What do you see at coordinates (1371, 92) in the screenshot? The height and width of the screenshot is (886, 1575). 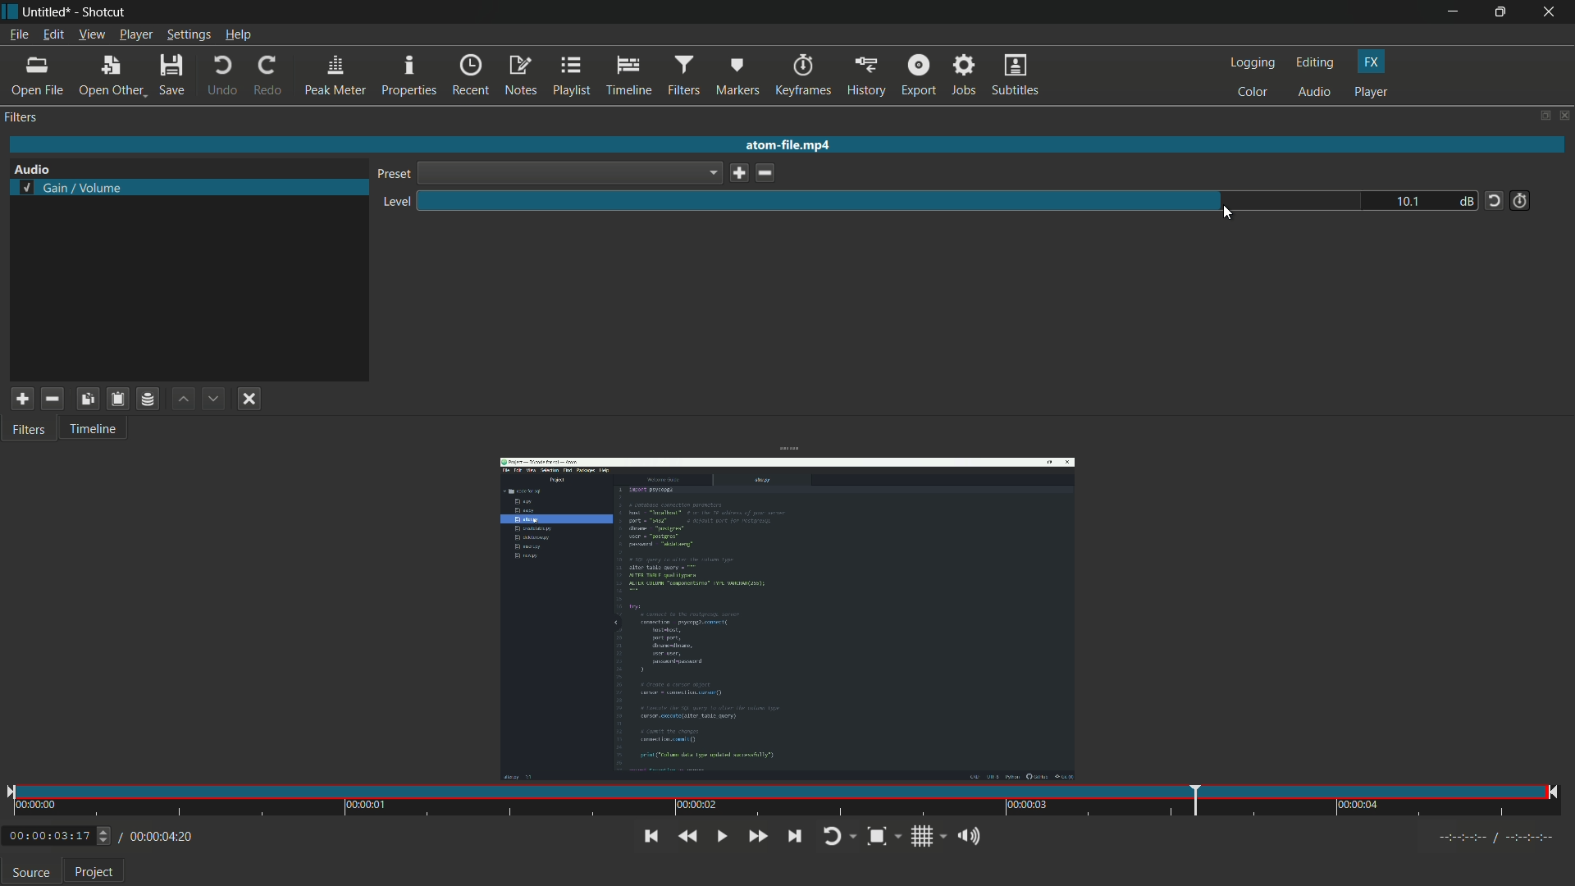 I see `player` at bounding box center [1371, 92].